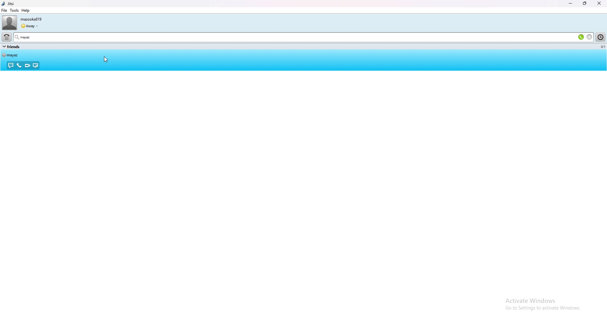  What do you see at coordinates (27, 66) in the screenshot?
I see `video contact` at bounding box center [27, 66].